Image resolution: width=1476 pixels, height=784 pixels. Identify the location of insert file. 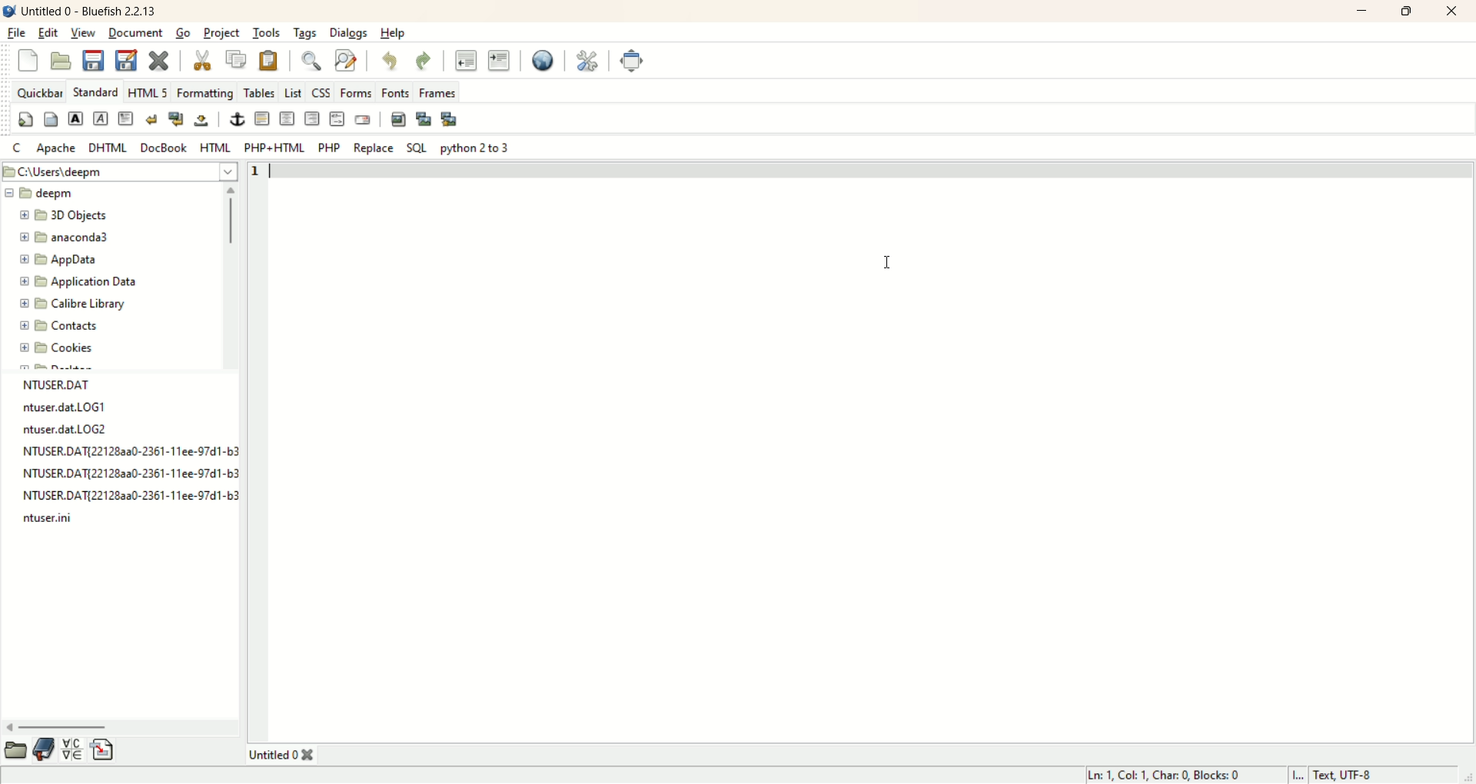
(107, 751).